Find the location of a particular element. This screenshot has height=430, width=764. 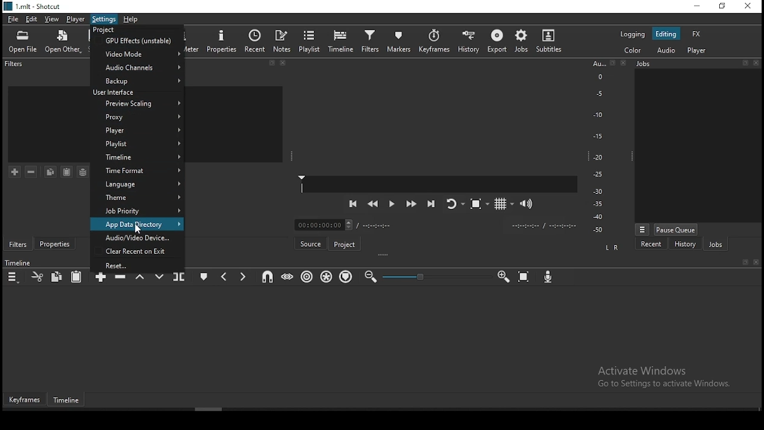

restore is located at coordinates (722, 7).